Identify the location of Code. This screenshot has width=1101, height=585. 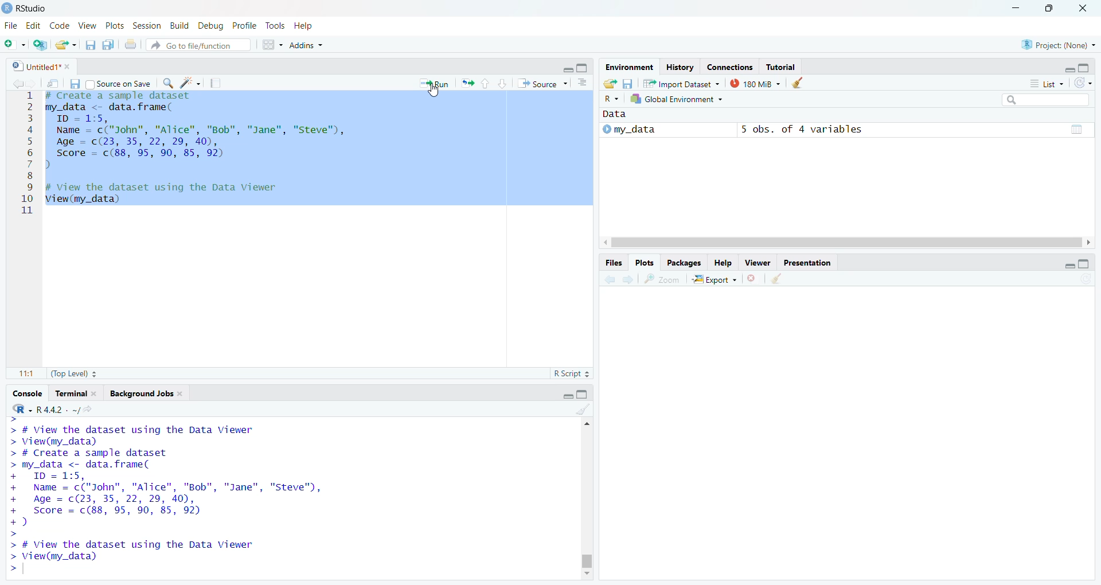
(62, 26).